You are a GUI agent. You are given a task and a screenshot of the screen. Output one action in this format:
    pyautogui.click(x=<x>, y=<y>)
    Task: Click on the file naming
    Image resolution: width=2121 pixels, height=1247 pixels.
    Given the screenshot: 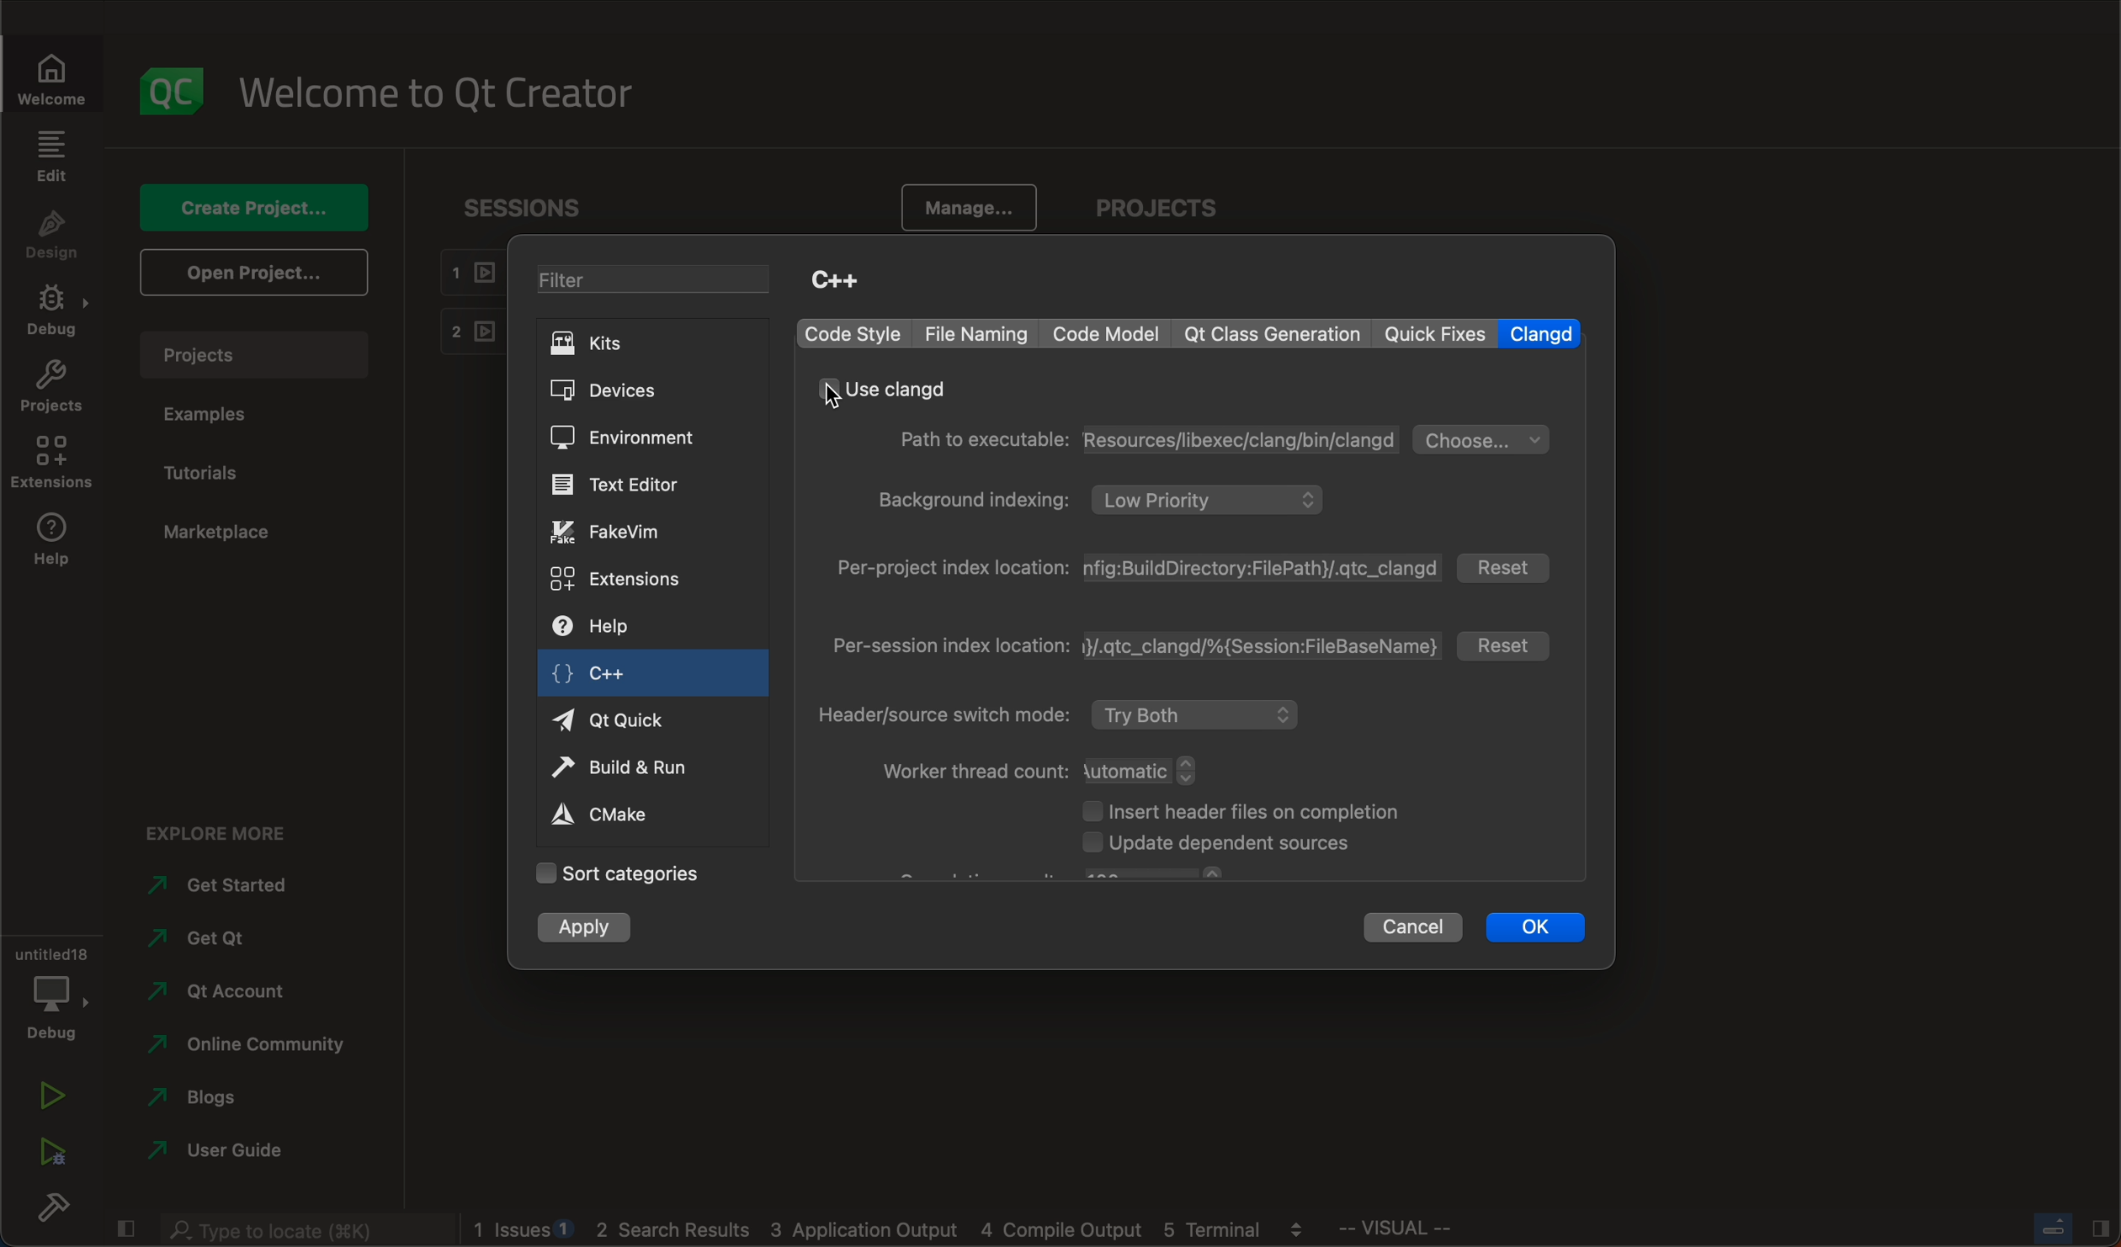 What is the action you would take?
    pyautogui.click(x=976, y=334)
    